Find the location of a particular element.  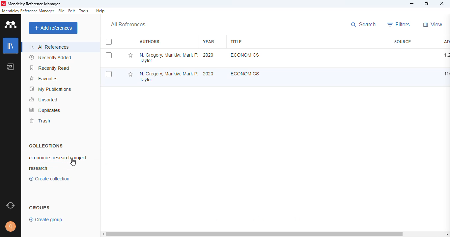

mendeley reference manager is located at coordinates (34, 4).